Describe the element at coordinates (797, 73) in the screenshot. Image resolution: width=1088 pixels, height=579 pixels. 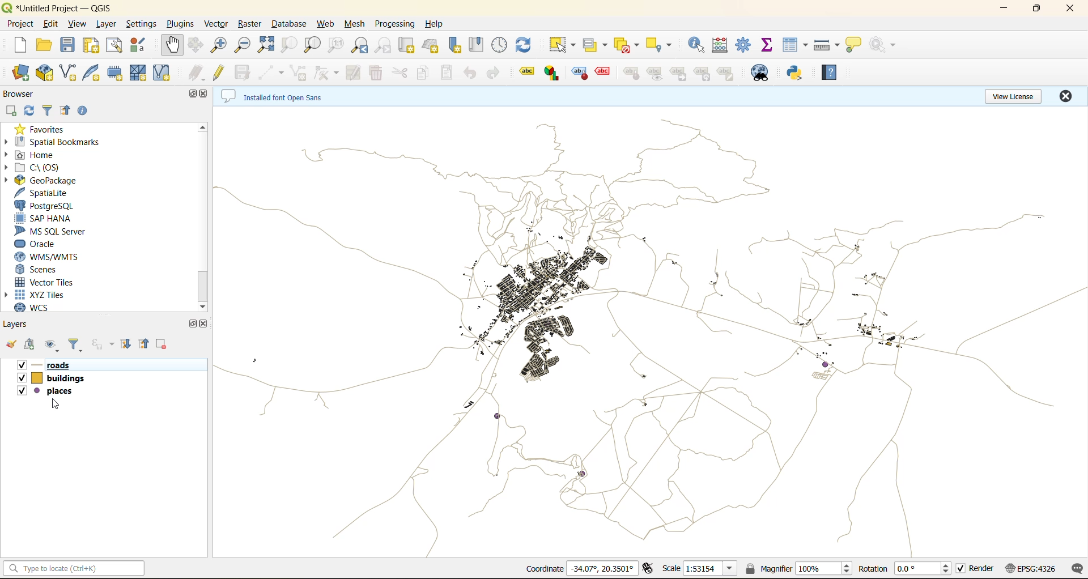
I see `python` at that location.